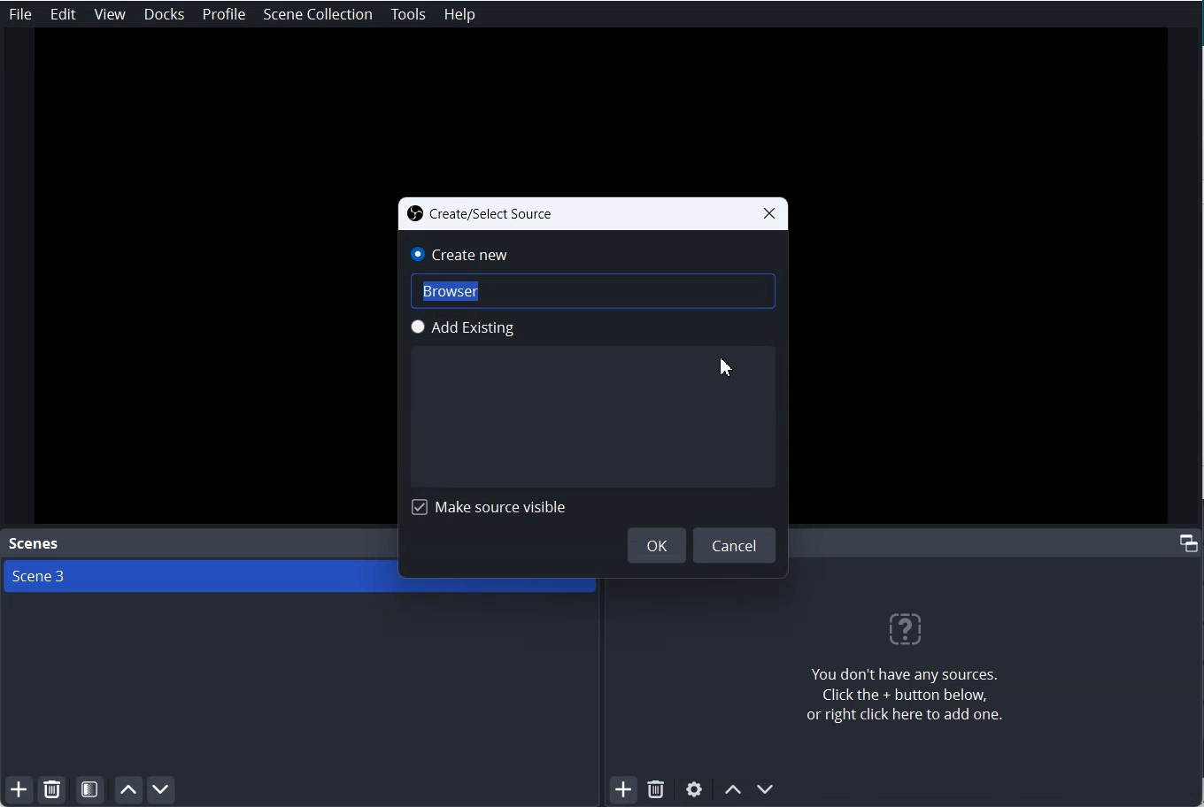 This screenshot has width=1204, height=807. What do you see at coordinates (408, 15) in the screenshot?
I see `Tools` at bounding box center [408, 15].